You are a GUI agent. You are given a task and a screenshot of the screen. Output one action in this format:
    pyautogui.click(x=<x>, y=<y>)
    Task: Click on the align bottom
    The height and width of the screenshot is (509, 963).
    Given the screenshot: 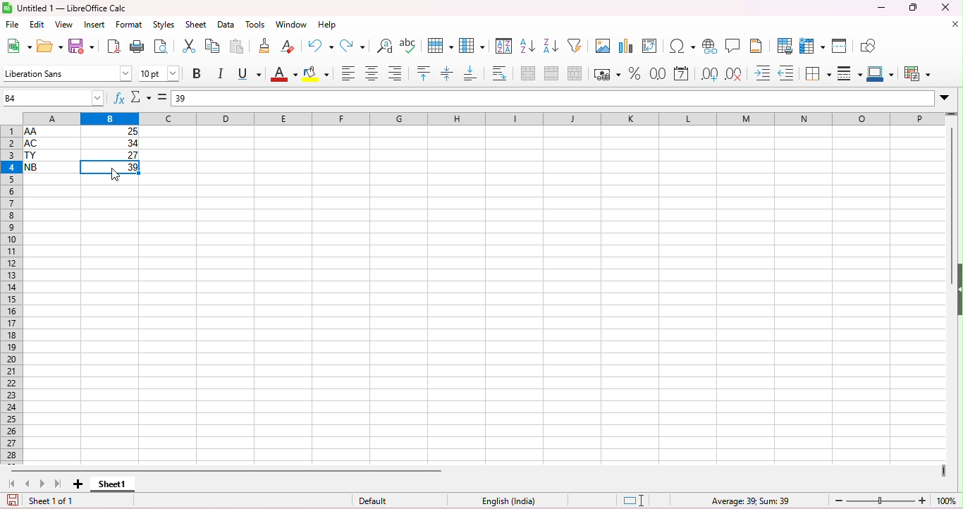 What is the action you would take?
    pyautogui.click(x=471, y=73)
    